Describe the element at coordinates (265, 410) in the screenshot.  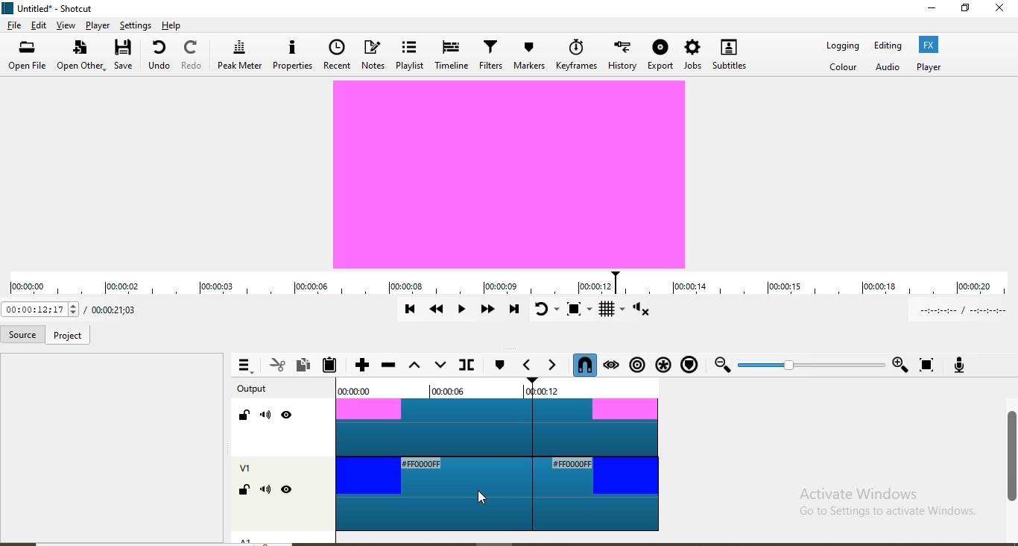
I see `Mute` at that location.